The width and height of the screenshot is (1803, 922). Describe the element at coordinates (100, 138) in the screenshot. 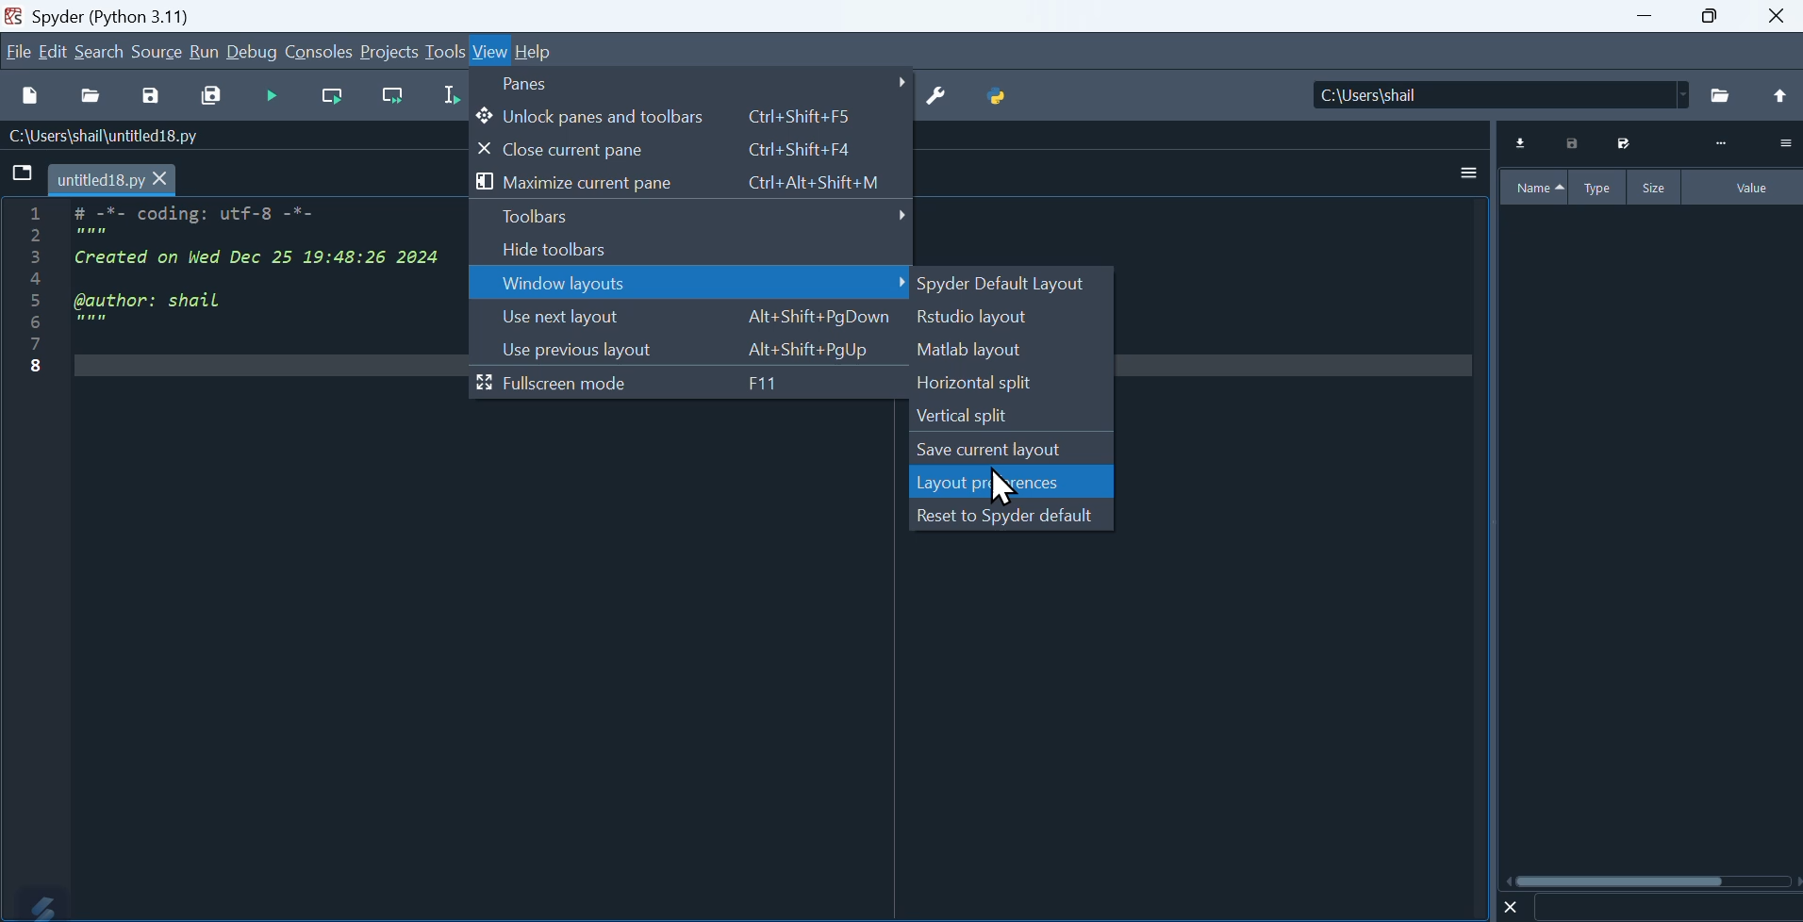

I see `C:\Users\shail\untitled18.py` at that location.